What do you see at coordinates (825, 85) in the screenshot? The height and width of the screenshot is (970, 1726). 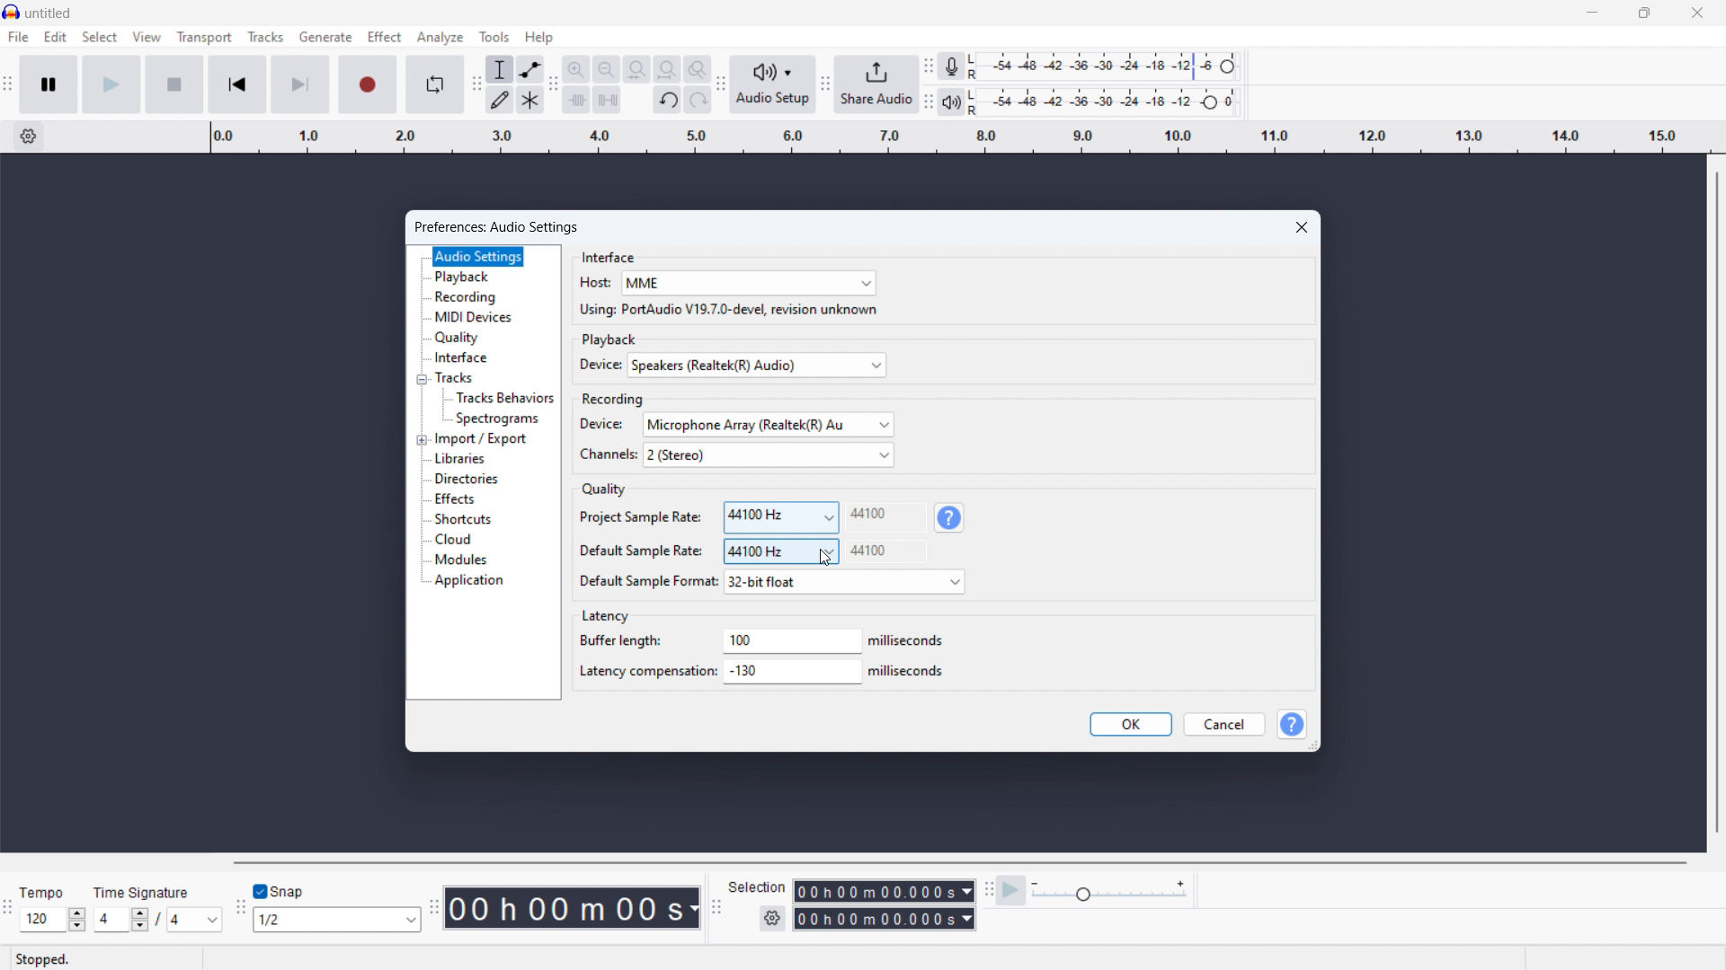 I see `share audio toolbar` at bounding box center [825, 85].